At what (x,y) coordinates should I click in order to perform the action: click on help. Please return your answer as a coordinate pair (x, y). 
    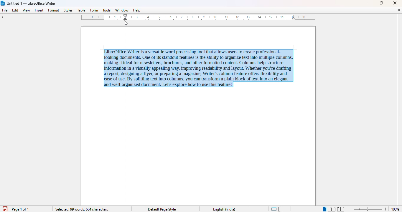
    Looking at the image, I should click on (137, 10).